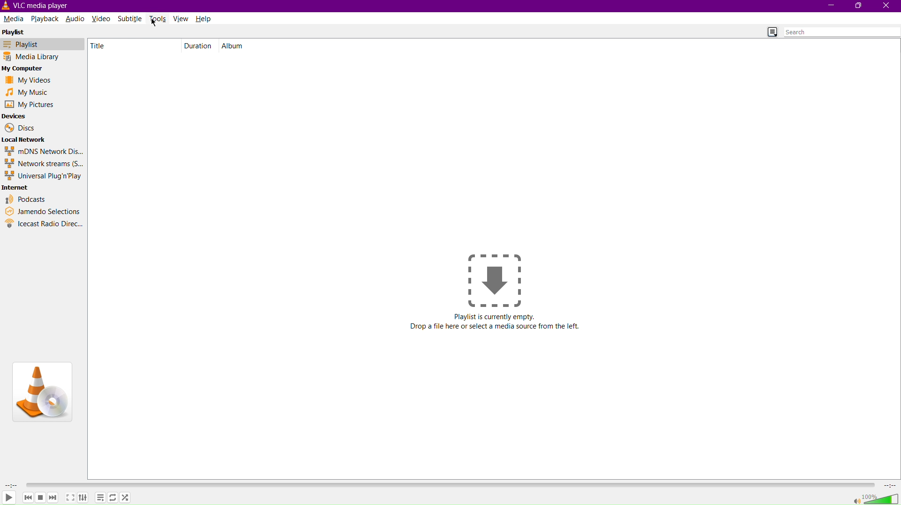 Image resolution: width=901 pixels, height=505 pixels. What do you see at coordinates (54, 497) in the screenshot?
I see `Forward` at bounding box center [54, 497].